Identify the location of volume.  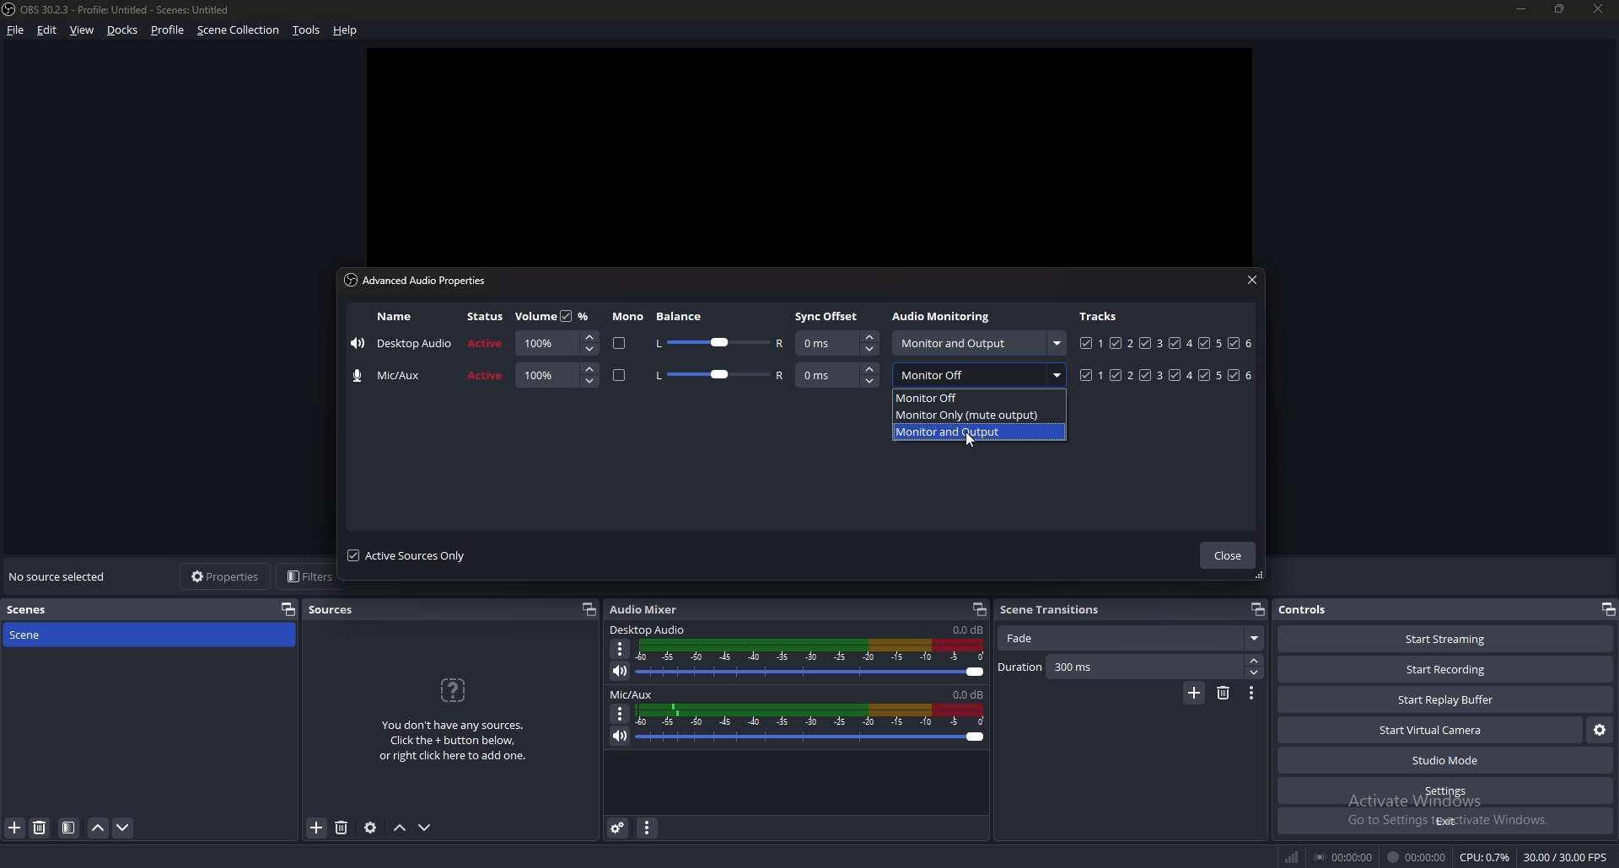
(535, 317).